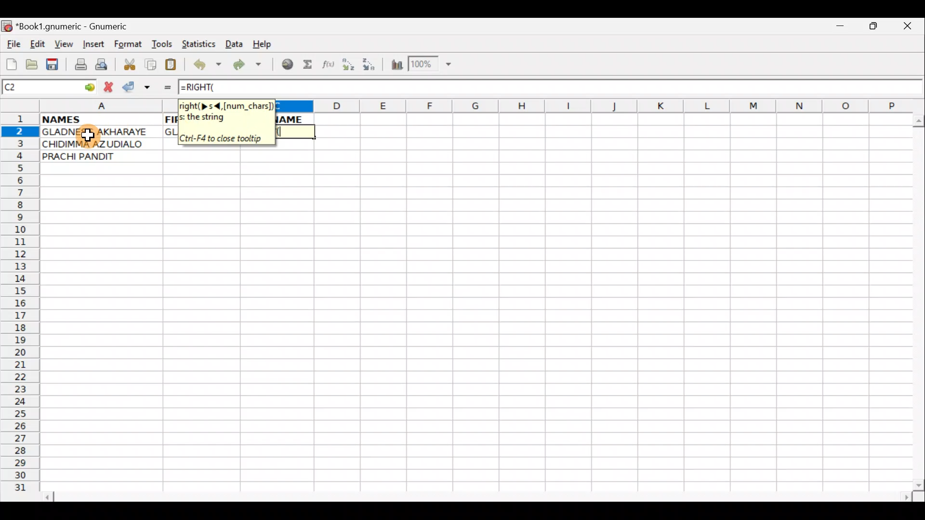  Describe the element at coordinates (11, 63) in the screenshot. I see `Create new workbook` at that location.